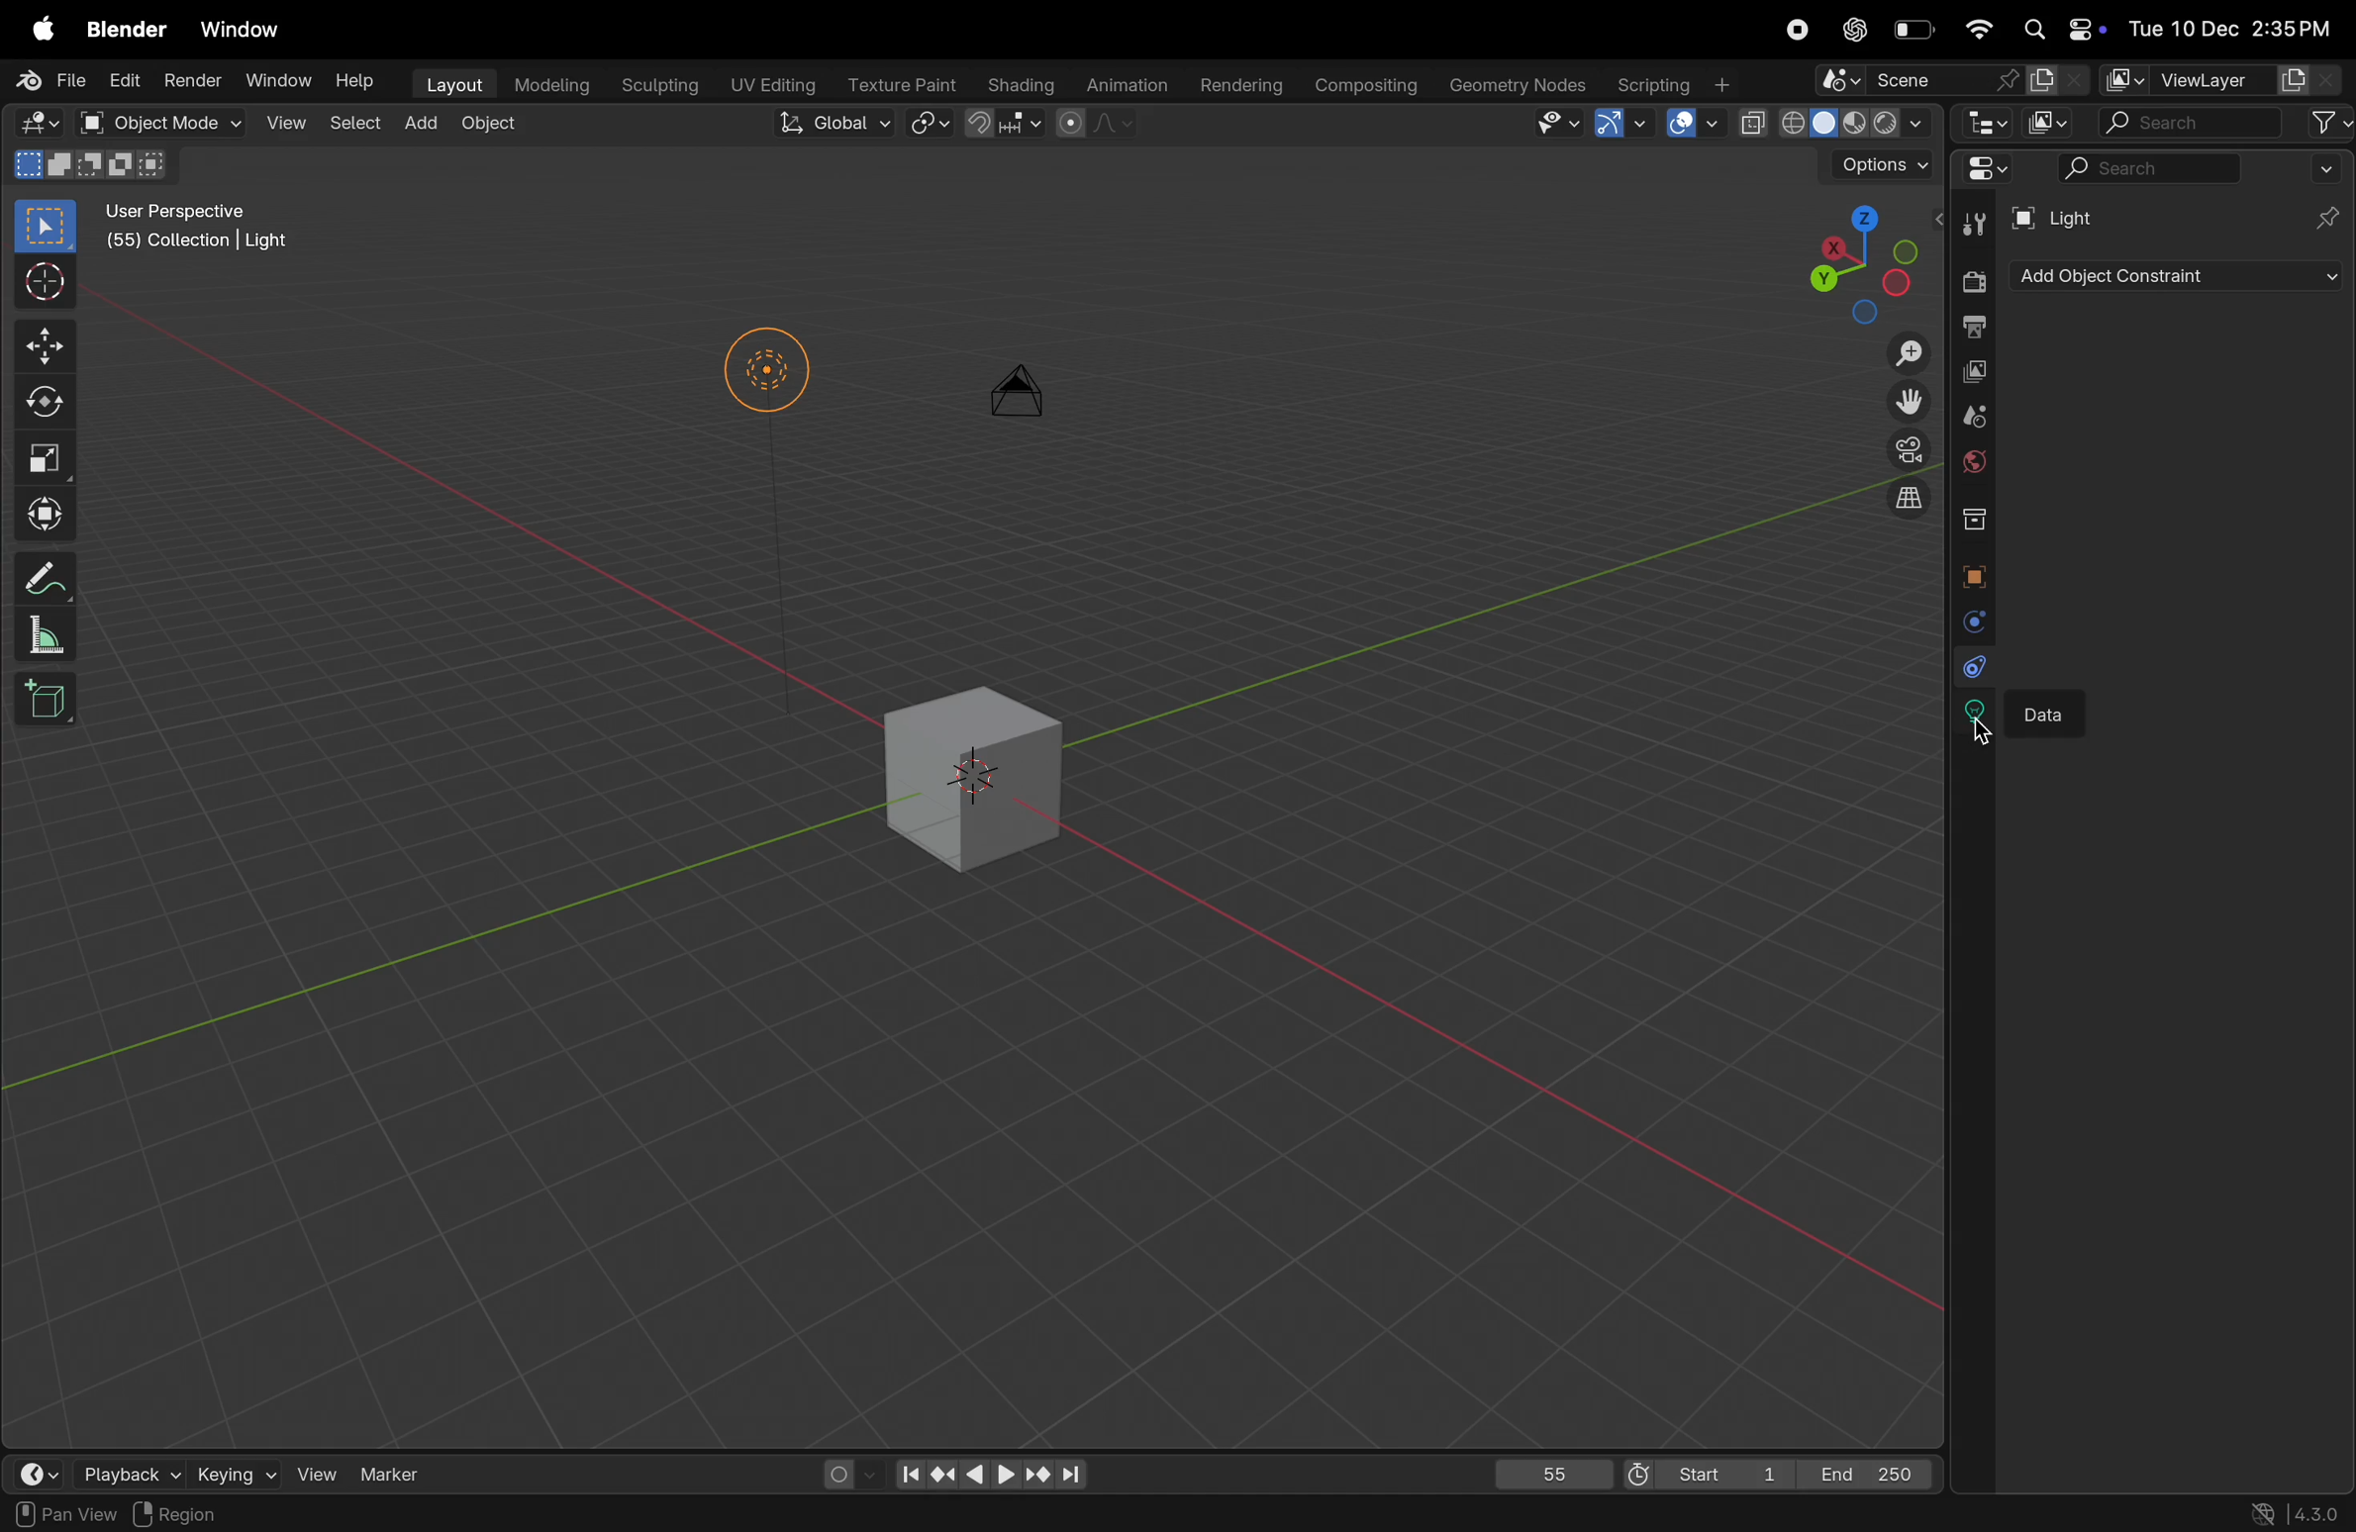 The image size is (2356, 1532). I want to click on search, so click(2193, 122).